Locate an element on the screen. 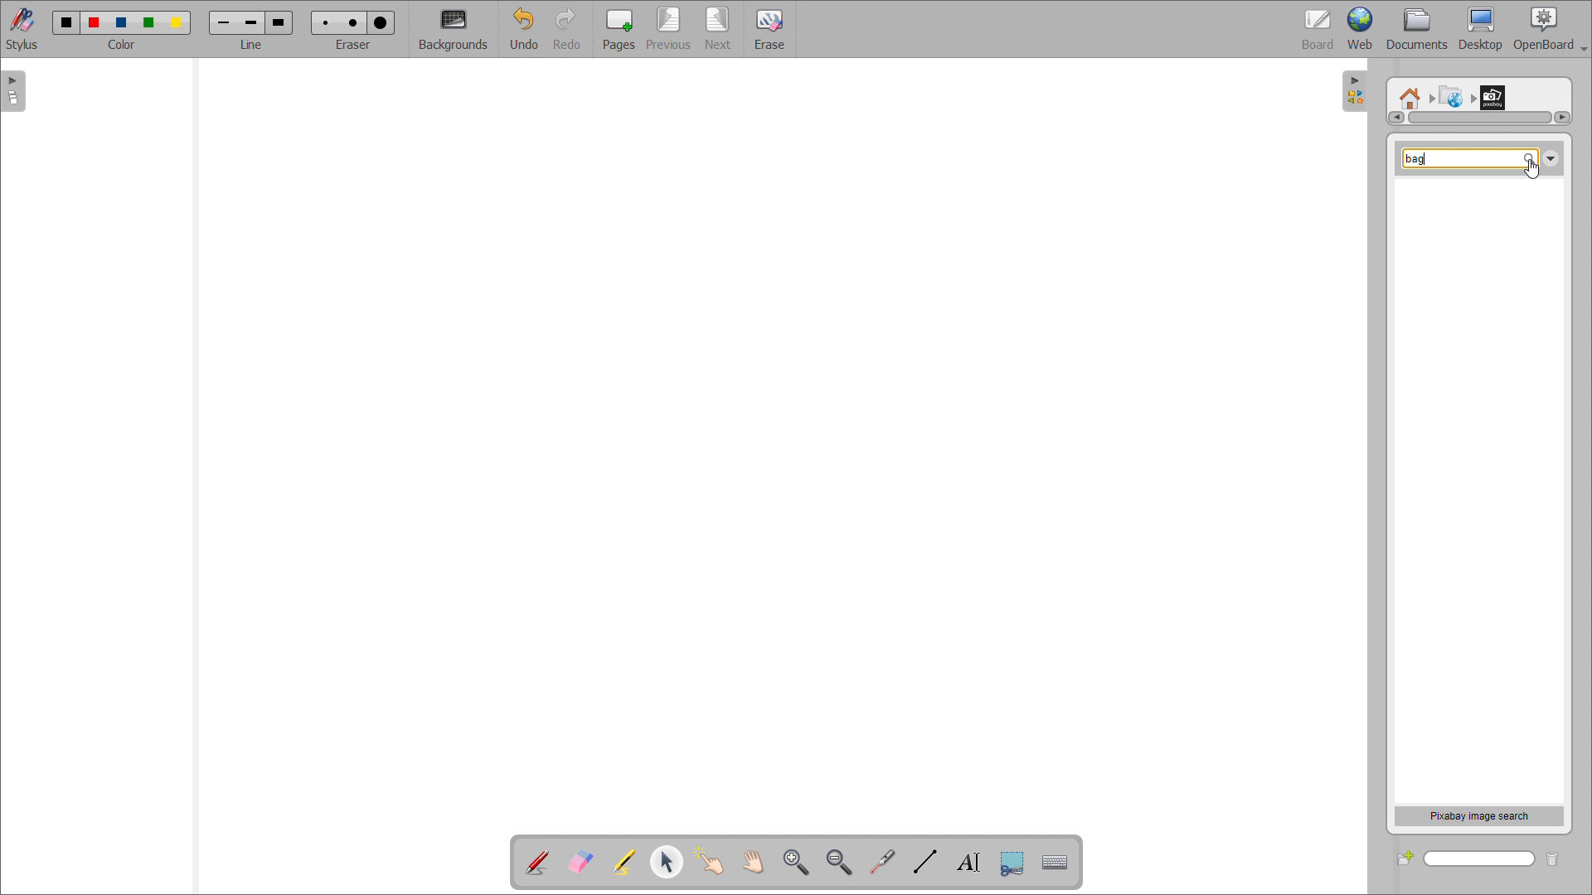  scroll left is located at coordinates (1395, 118).